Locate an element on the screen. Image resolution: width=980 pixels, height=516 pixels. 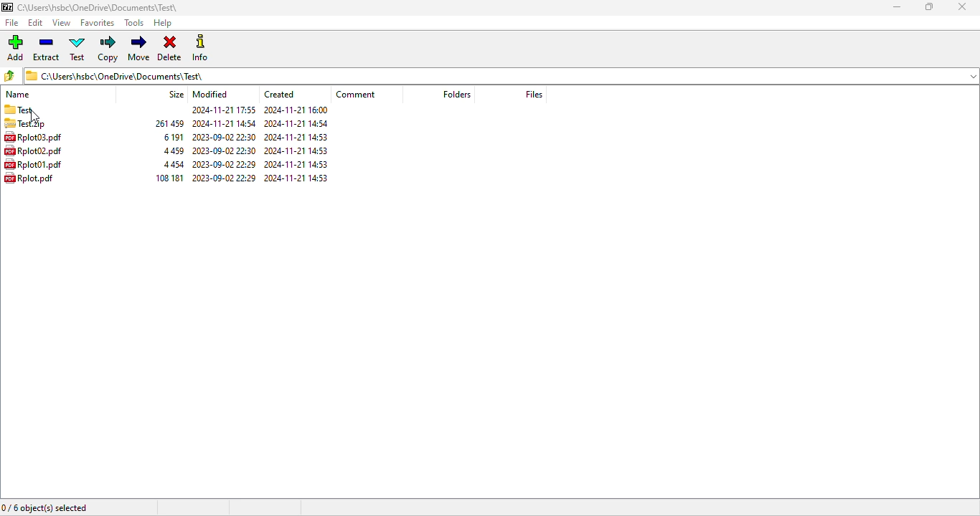
2024-11-21 14:53 is located at coordinates (298, 150).